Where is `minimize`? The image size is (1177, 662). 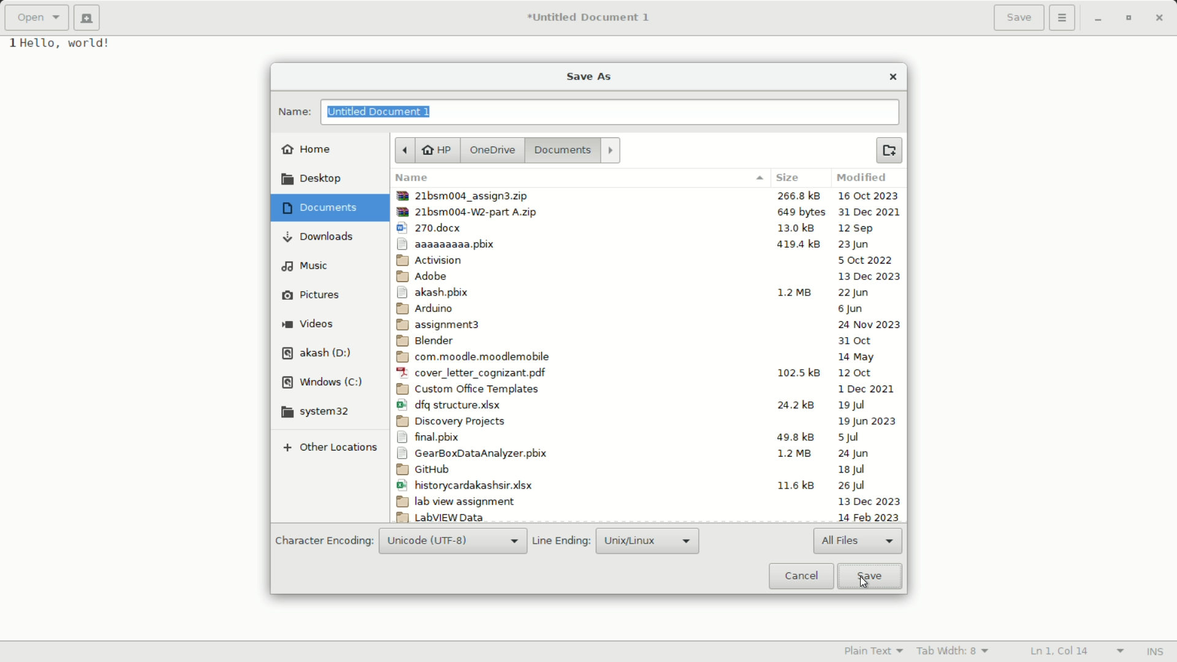 minimize is located at coordinates (1098, 19).